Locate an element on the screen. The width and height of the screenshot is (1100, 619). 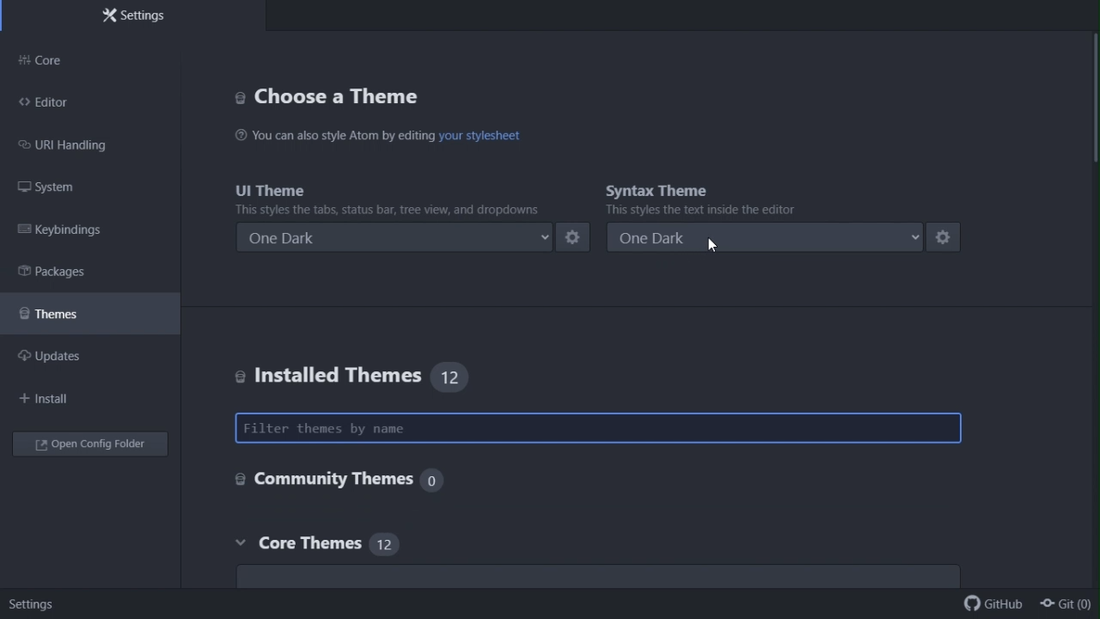
Key binding is located at coordinates (64, 231).